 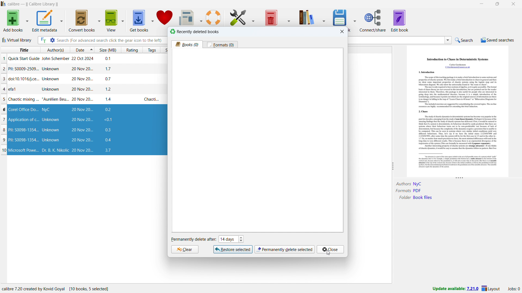 What do you see at coordinates (514, 289) in the screenshot?
I see `active jobs` at bounding box center [514, 289].